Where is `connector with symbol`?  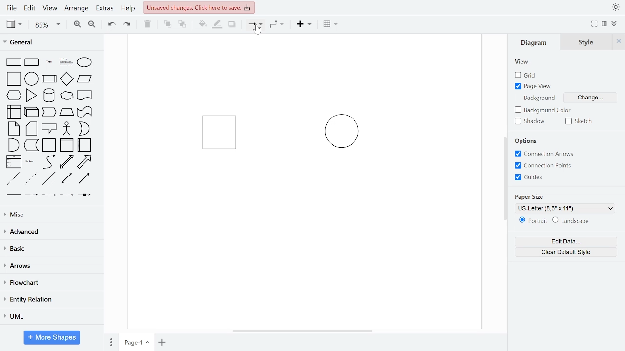 connector with symbol is located at coordinates (86, 194).